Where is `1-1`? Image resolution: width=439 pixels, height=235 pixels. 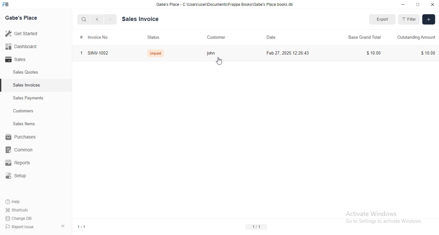 1-1 is located at coordinates (81, 227).